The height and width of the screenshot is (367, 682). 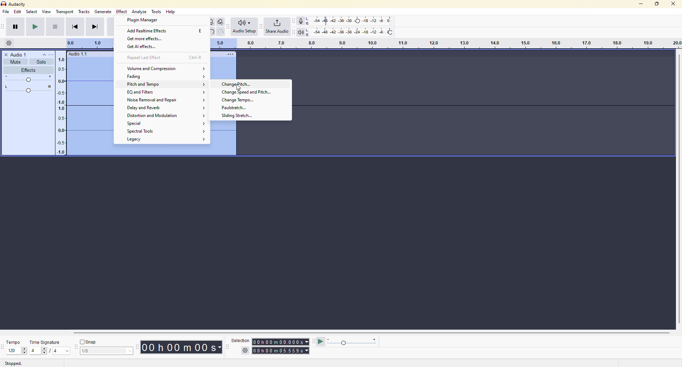 I want to click on settings, so click(x=246, y=350).